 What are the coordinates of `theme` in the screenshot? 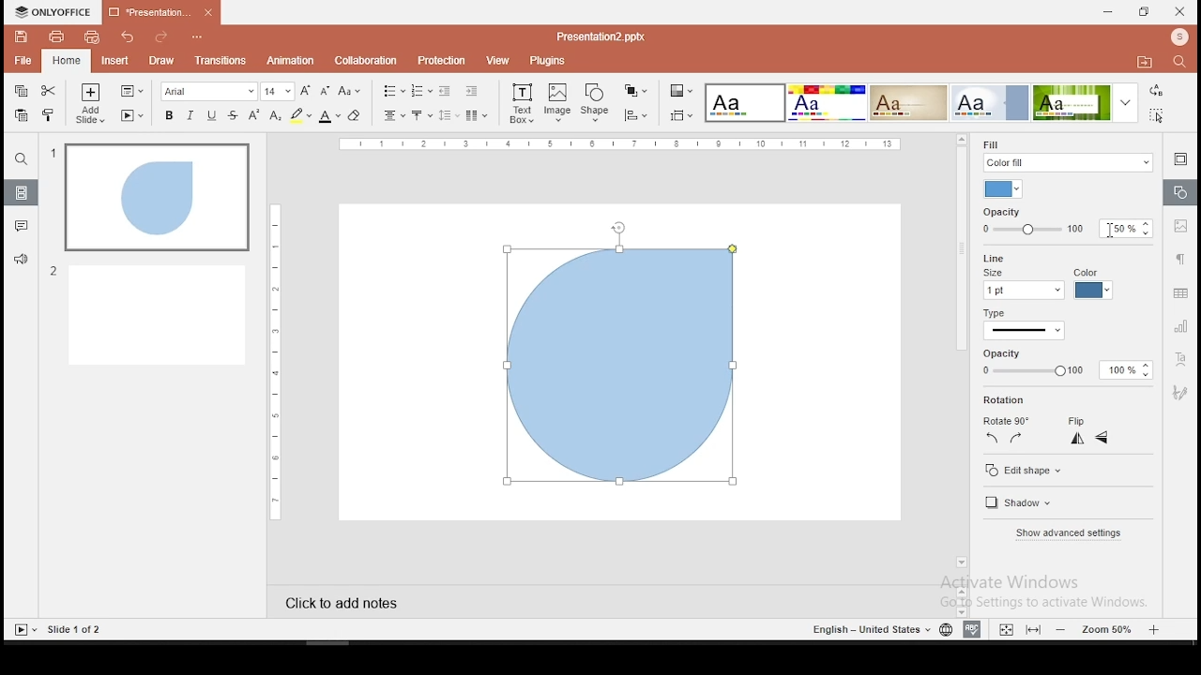 It's located at (991, 102).